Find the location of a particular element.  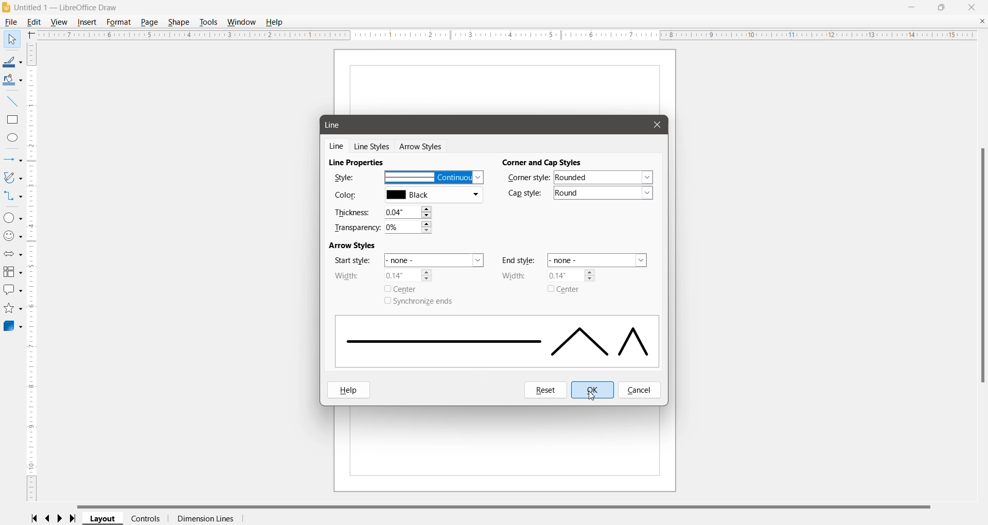

Close is located at coordinates (972, 8).